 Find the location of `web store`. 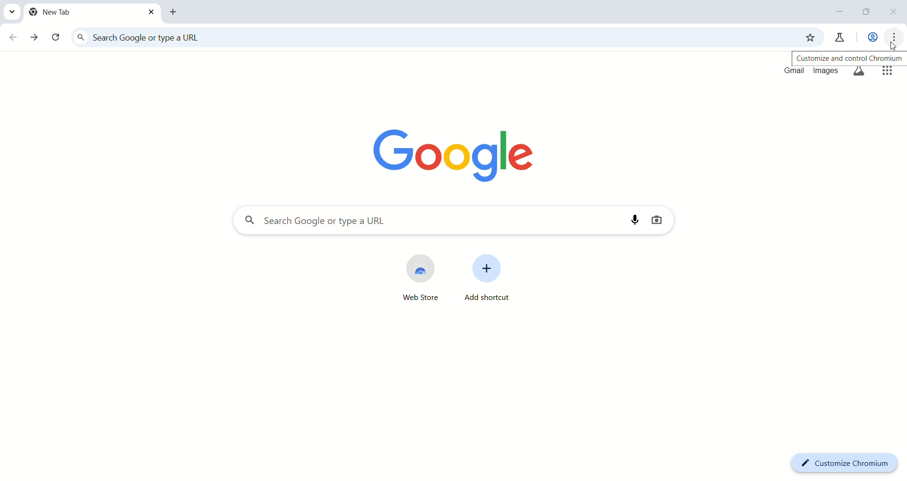

web store is located at coordinates (409, 279).